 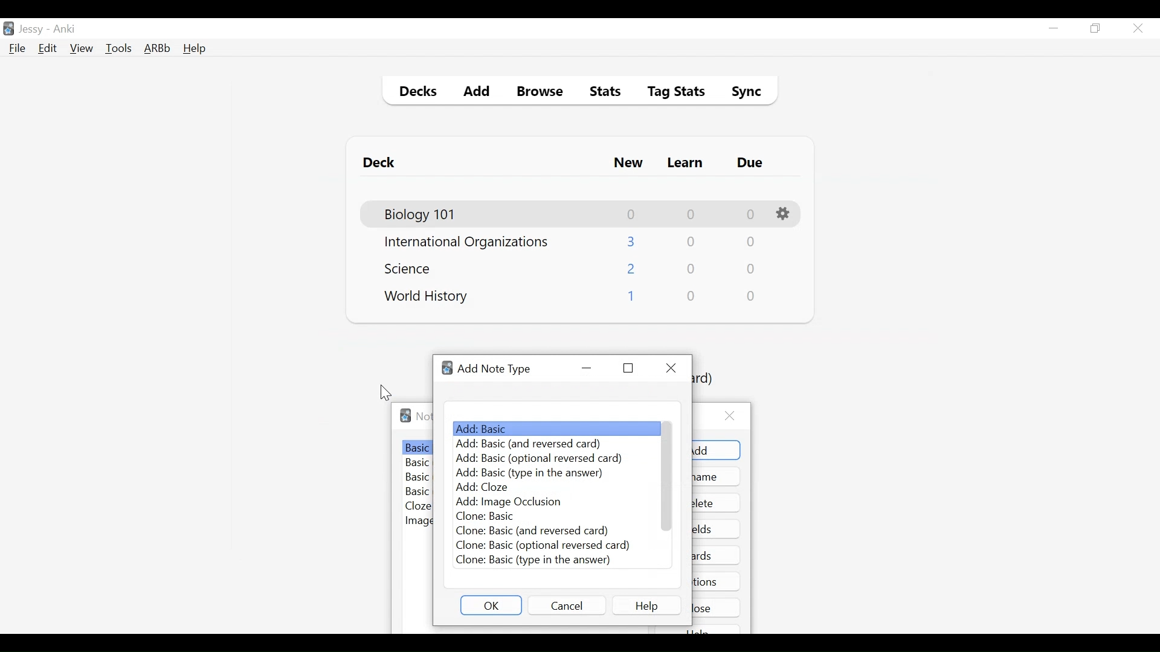 What do you see at coordinates (690, 242) in the screenshot?
I see `Learn Card Count` at bounding box center [690, 242].